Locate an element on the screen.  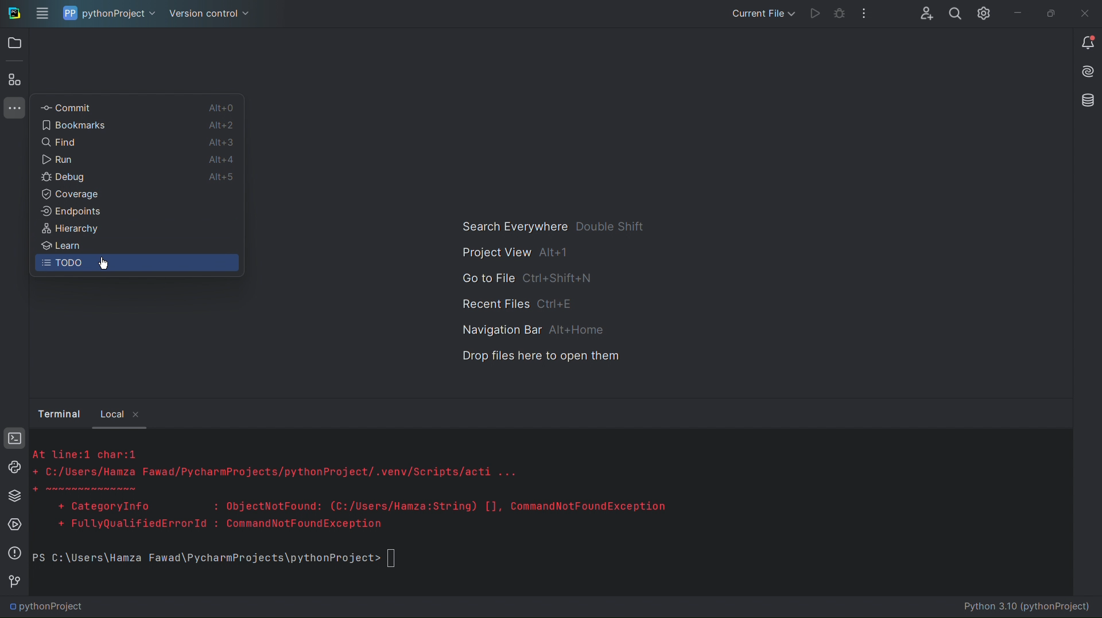
Problems is located at coordinates (11, 553).